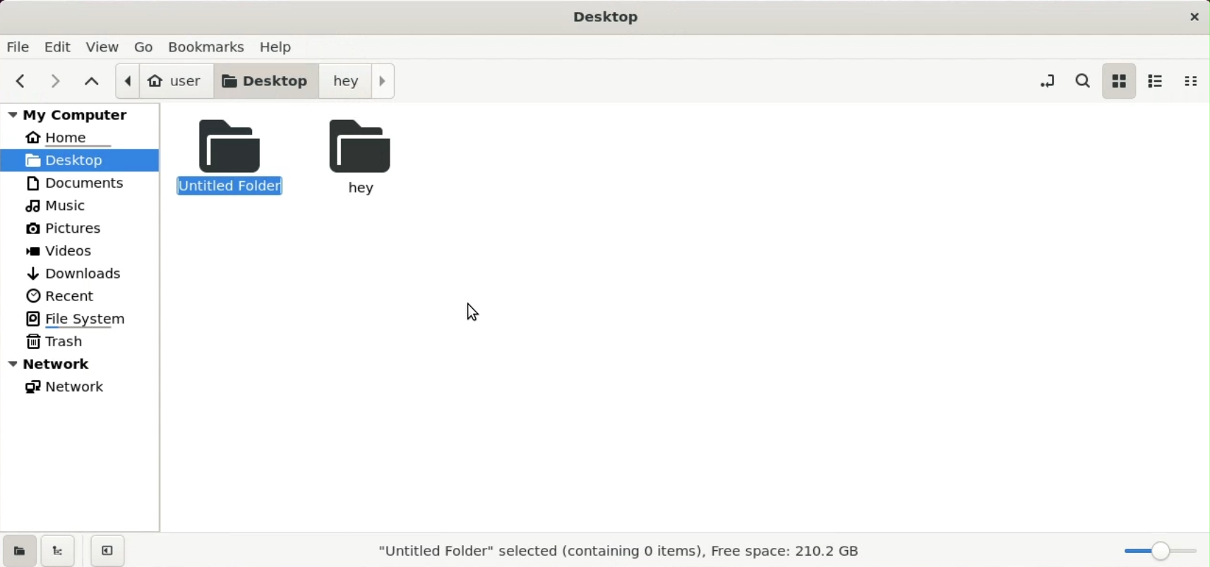 This screenshot has height=567, width=1210. I want to click on user, so click(167, 80).